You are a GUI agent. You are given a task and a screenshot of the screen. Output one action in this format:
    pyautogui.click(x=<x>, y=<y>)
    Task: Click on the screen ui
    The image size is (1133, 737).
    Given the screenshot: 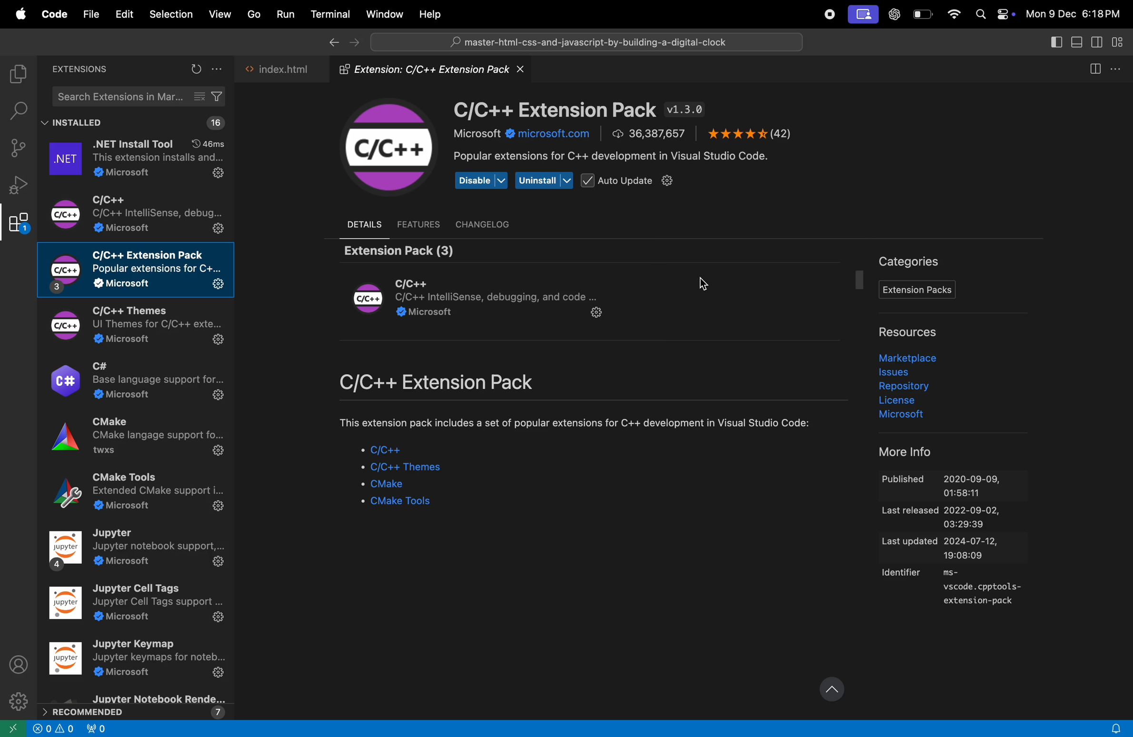 What is the action you would take?
    pyautogui.click(x=863, y=15)
    